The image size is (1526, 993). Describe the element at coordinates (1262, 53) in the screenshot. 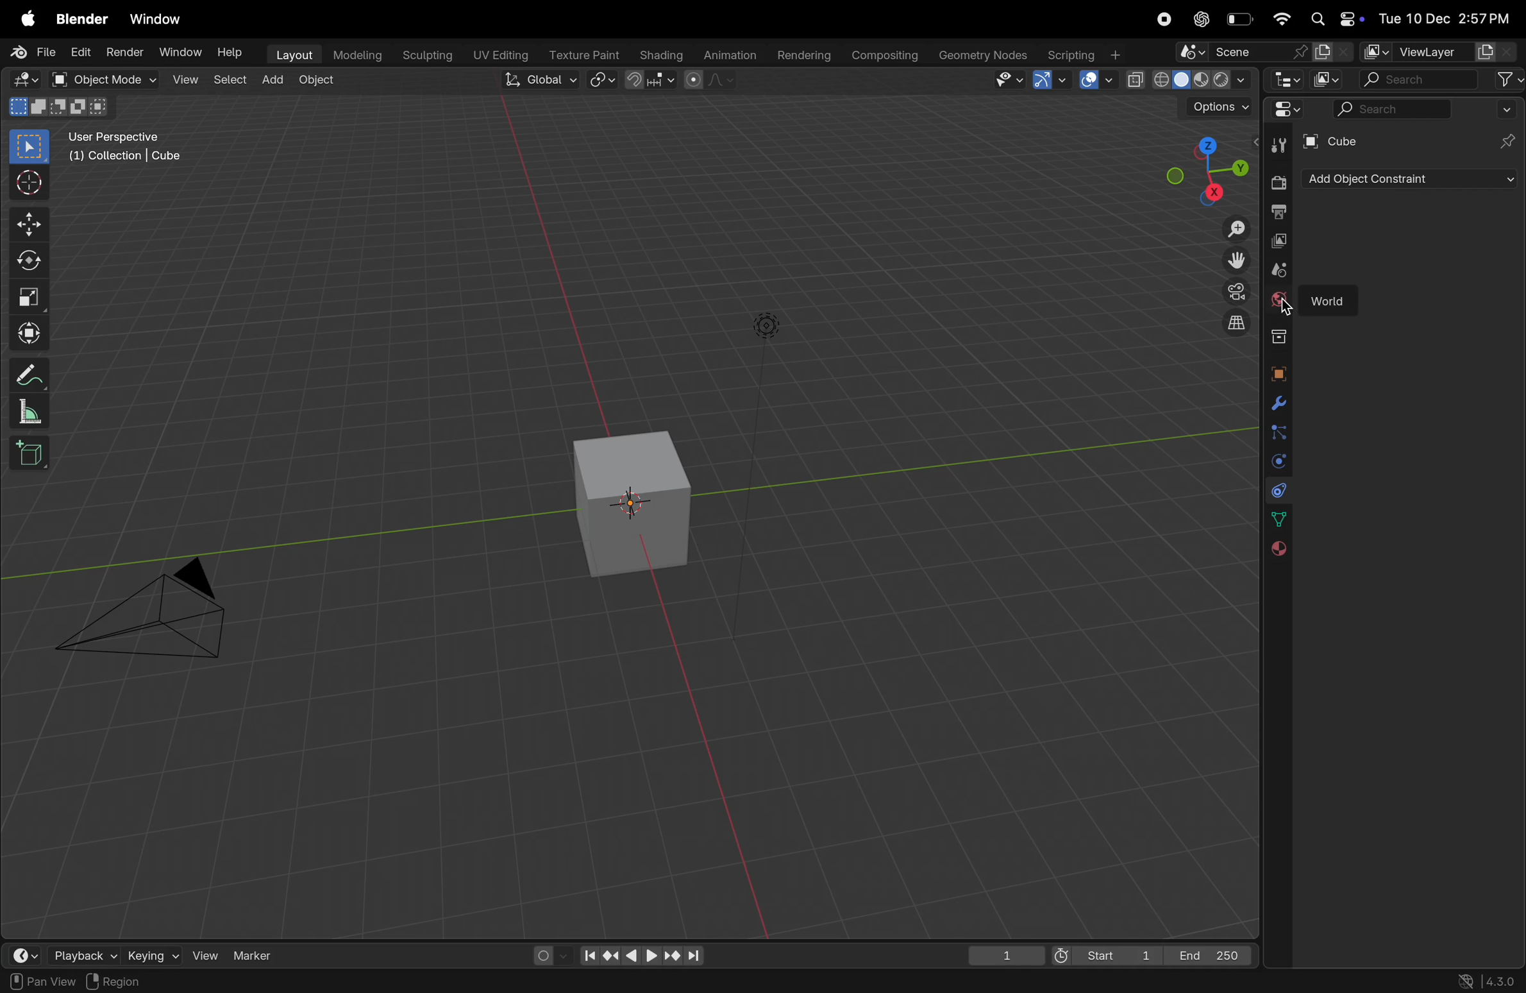

I see `scene` at that location.